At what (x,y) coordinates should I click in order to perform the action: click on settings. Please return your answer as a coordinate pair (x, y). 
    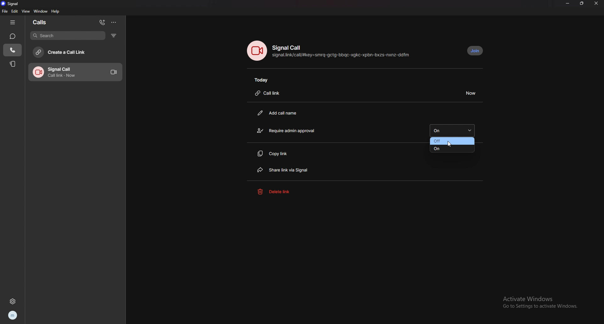
    Looking at the image, I should click on (12, 301).